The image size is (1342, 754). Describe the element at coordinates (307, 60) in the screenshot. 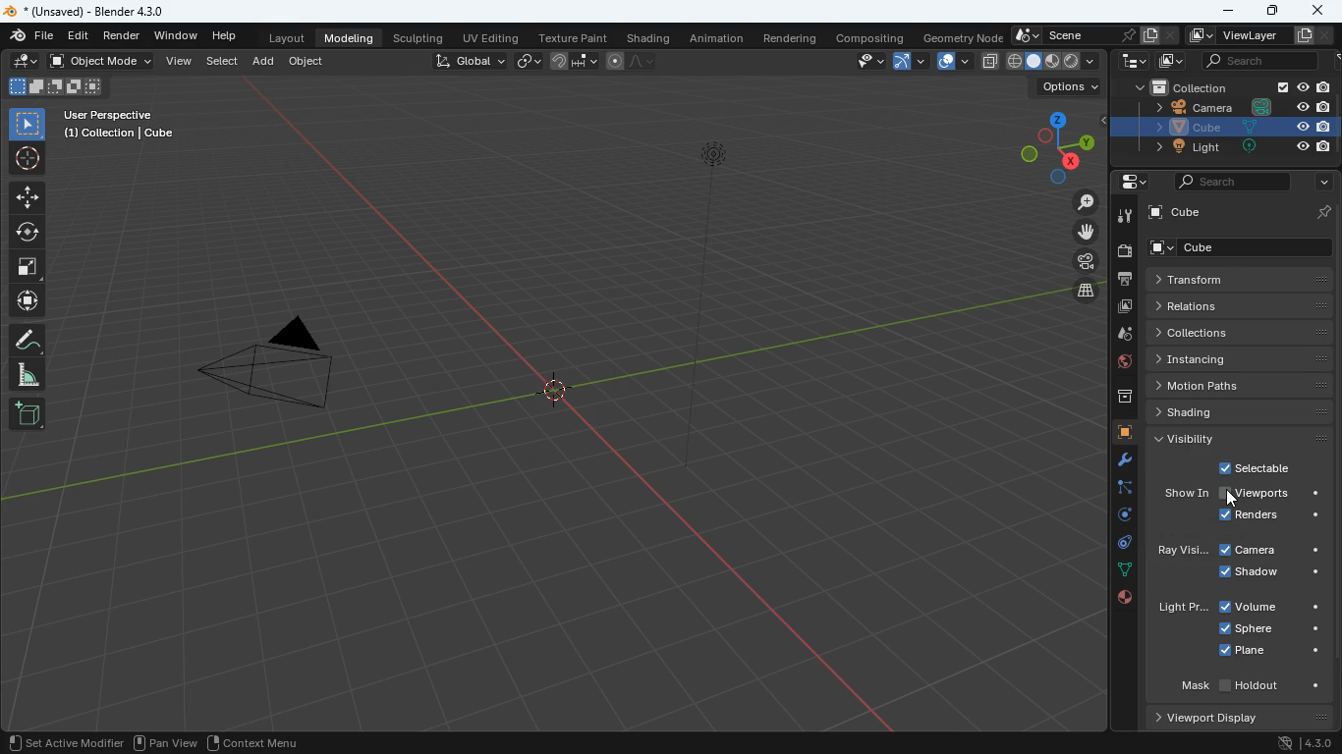

I see `object` at that location.